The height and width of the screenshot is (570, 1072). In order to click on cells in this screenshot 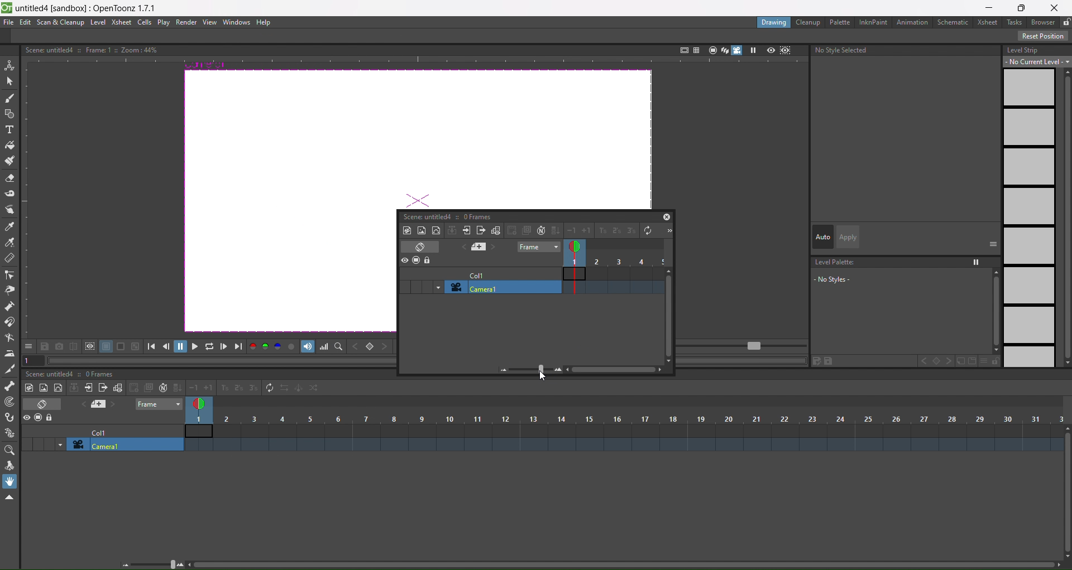, I will do `click(145, 22)`.